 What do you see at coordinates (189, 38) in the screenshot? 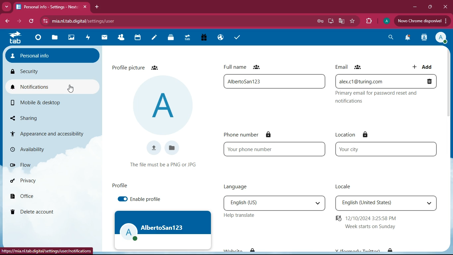
I see `tab` at bounding box center [189, 38].